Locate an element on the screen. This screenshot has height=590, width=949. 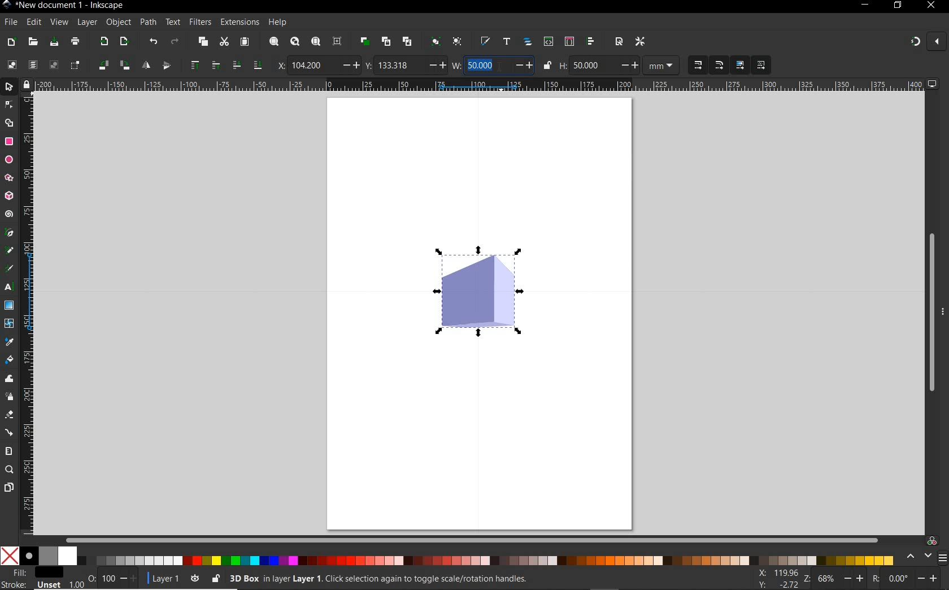
title is located at coordinates (69, 7).